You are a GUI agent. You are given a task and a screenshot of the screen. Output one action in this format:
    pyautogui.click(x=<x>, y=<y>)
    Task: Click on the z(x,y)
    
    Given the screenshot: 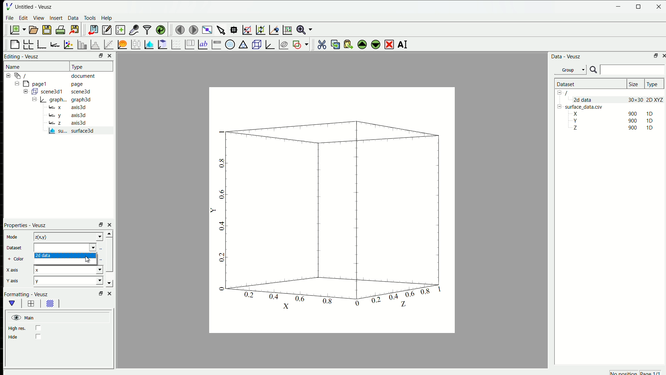 What is the action you would take?
    pyautogui.click(x=64, y=236)
    